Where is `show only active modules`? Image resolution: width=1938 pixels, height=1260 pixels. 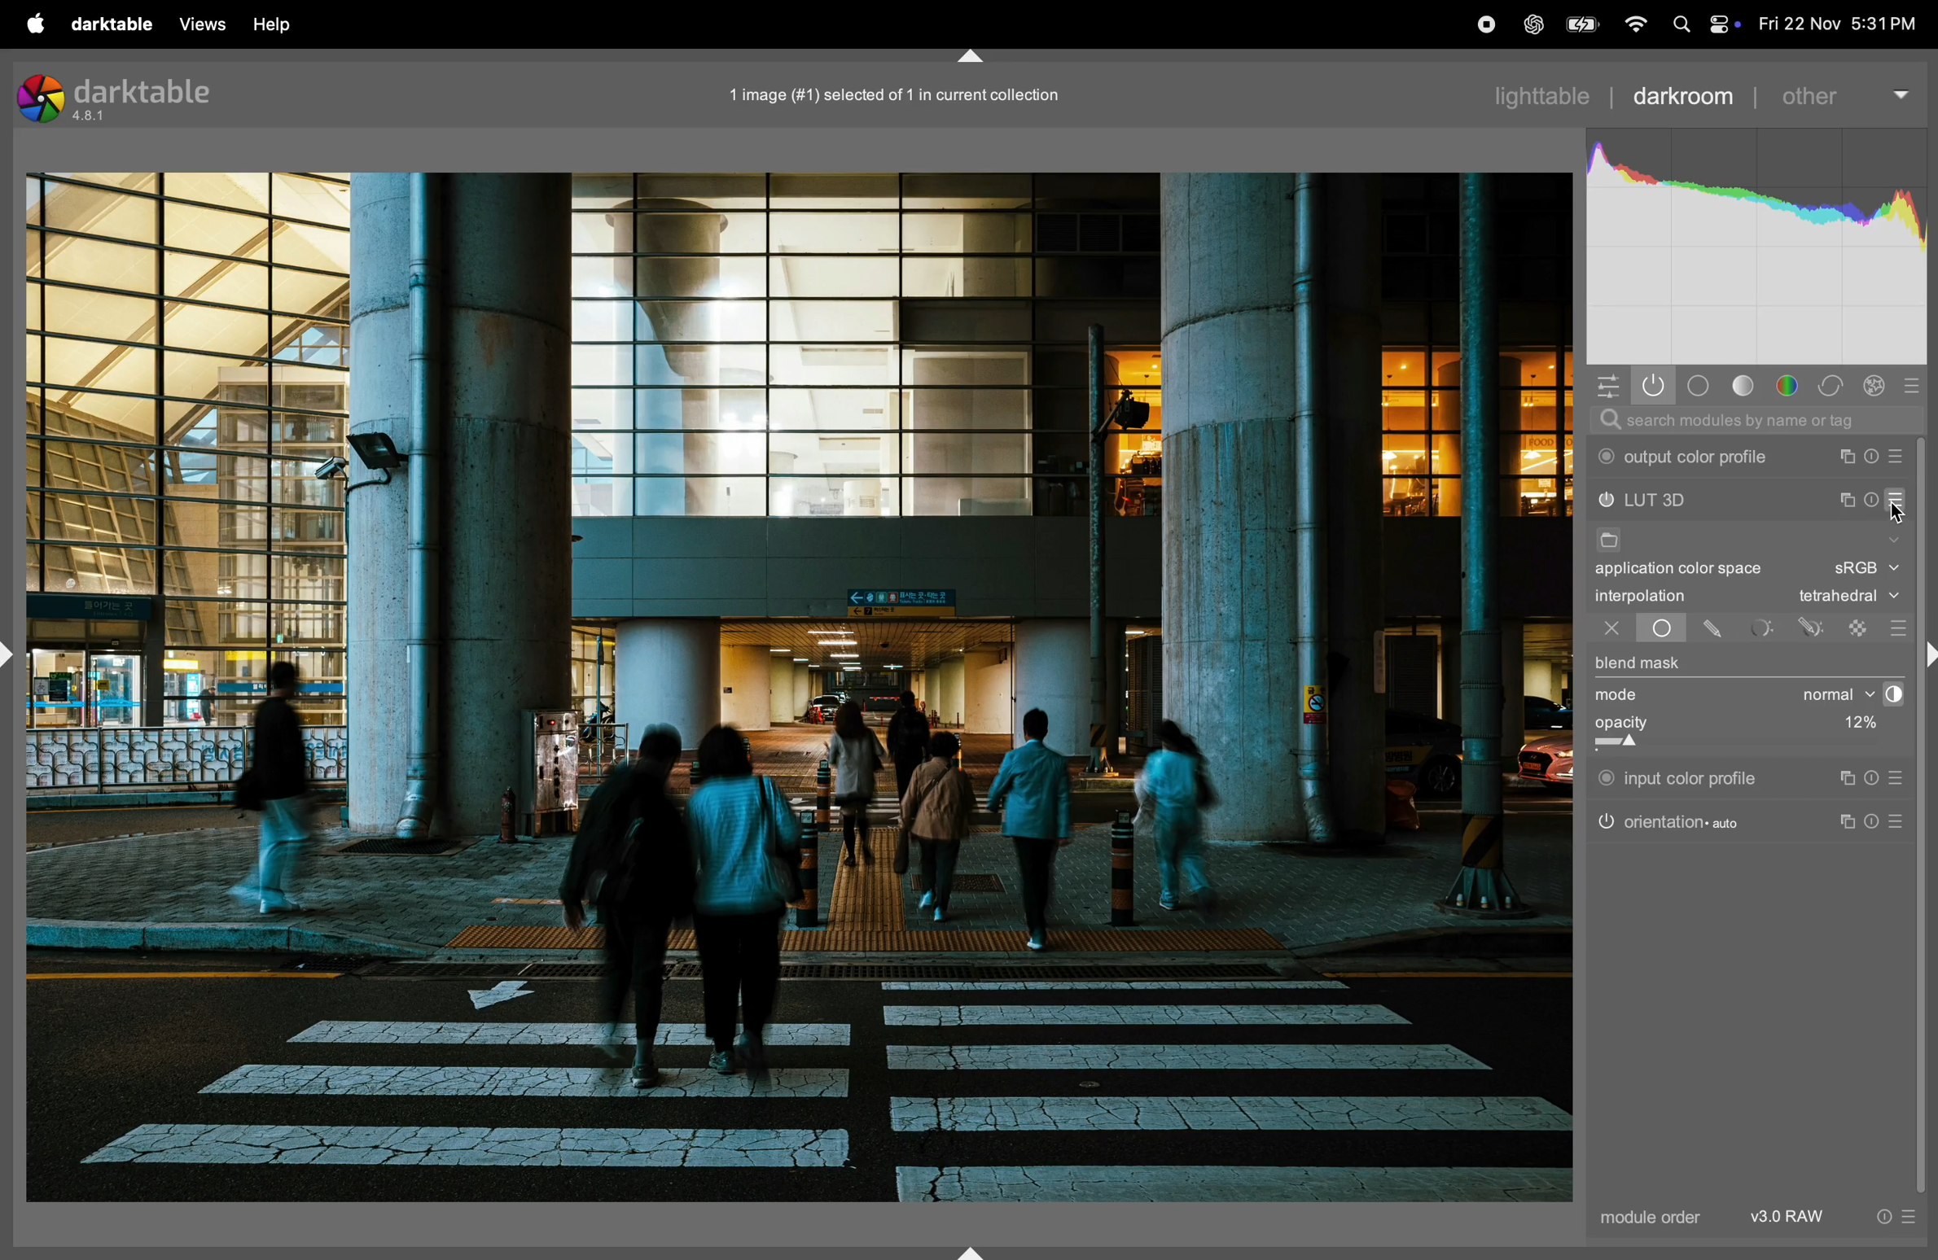
show only active modules is located at coordinates (1654, 386).